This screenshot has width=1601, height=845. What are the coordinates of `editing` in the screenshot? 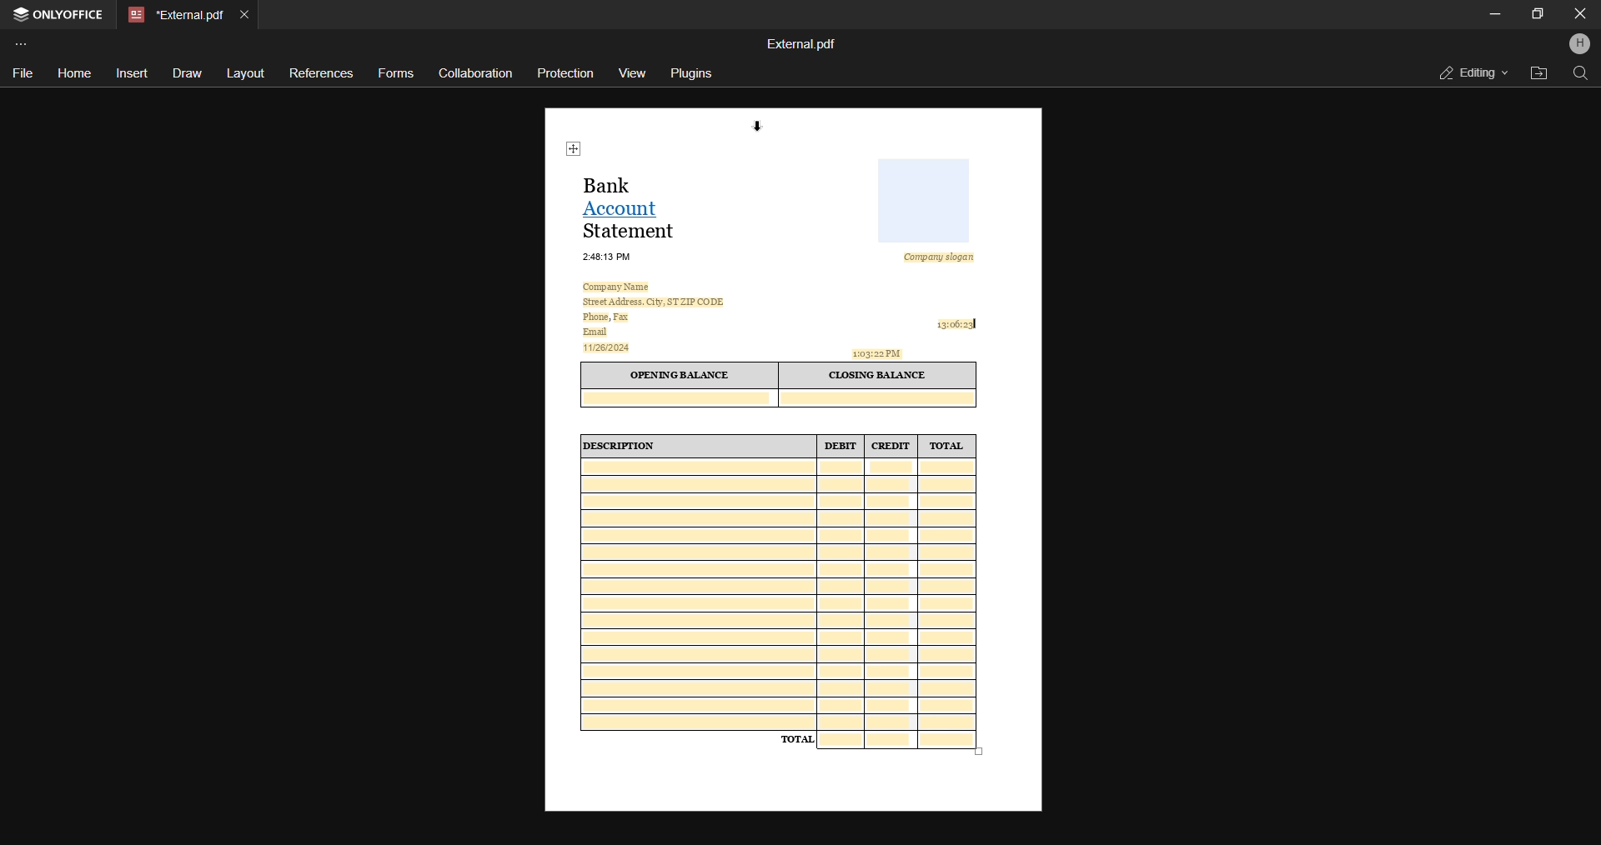 It's located at (1468, 72).